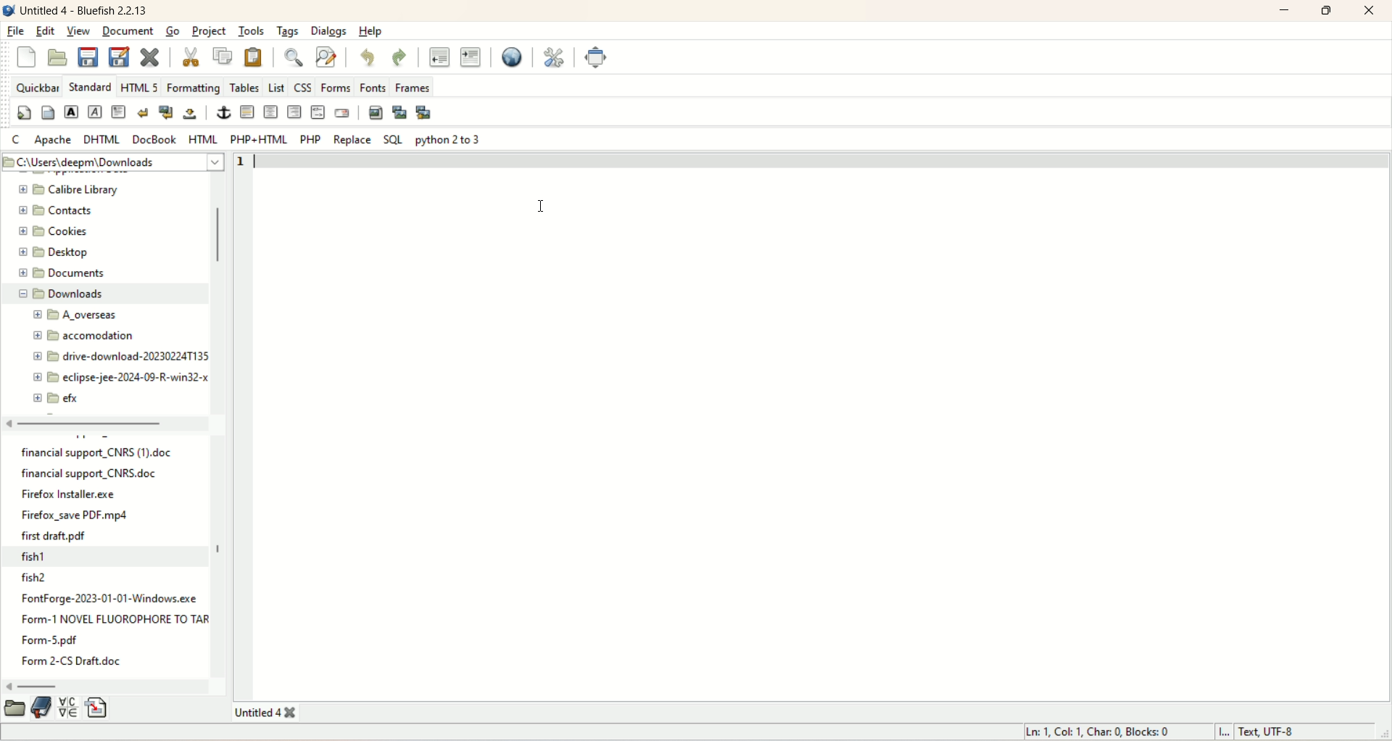  I want to click on fonts, so click(374, 88).